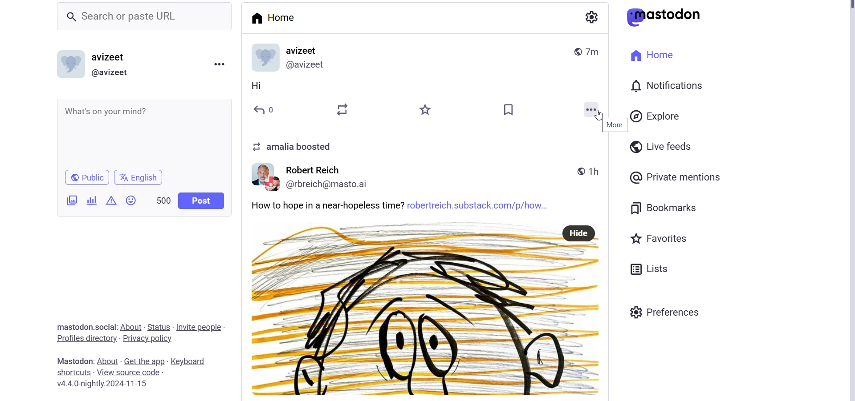 The height and width of the screenshot is (401, 855). I want to click on Bookmarks, so click(509, 111).